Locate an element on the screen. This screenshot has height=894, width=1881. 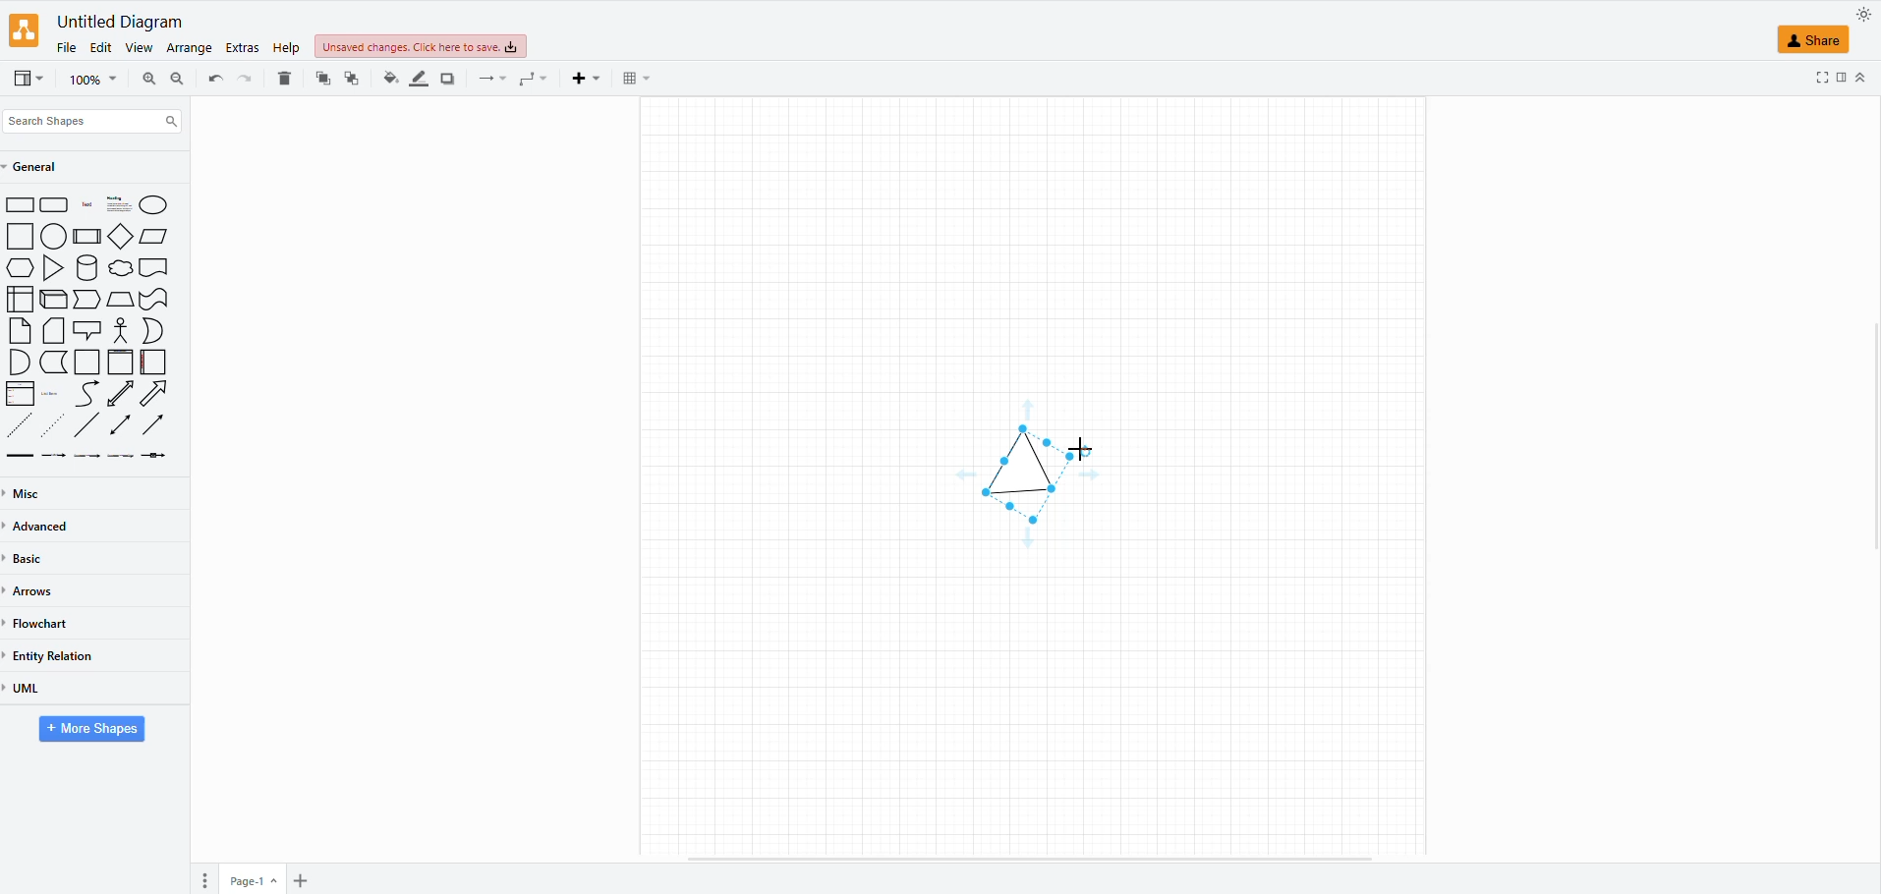
Curved Arrow is located at coordinates (86, 394).